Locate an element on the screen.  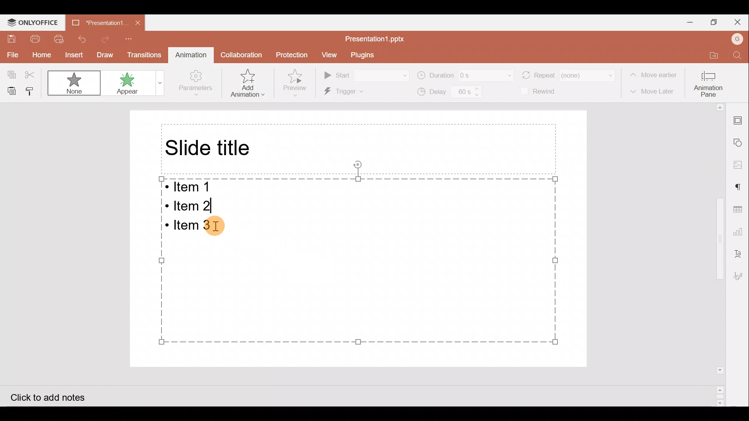
Minimize is located at coordinates (684, 22).